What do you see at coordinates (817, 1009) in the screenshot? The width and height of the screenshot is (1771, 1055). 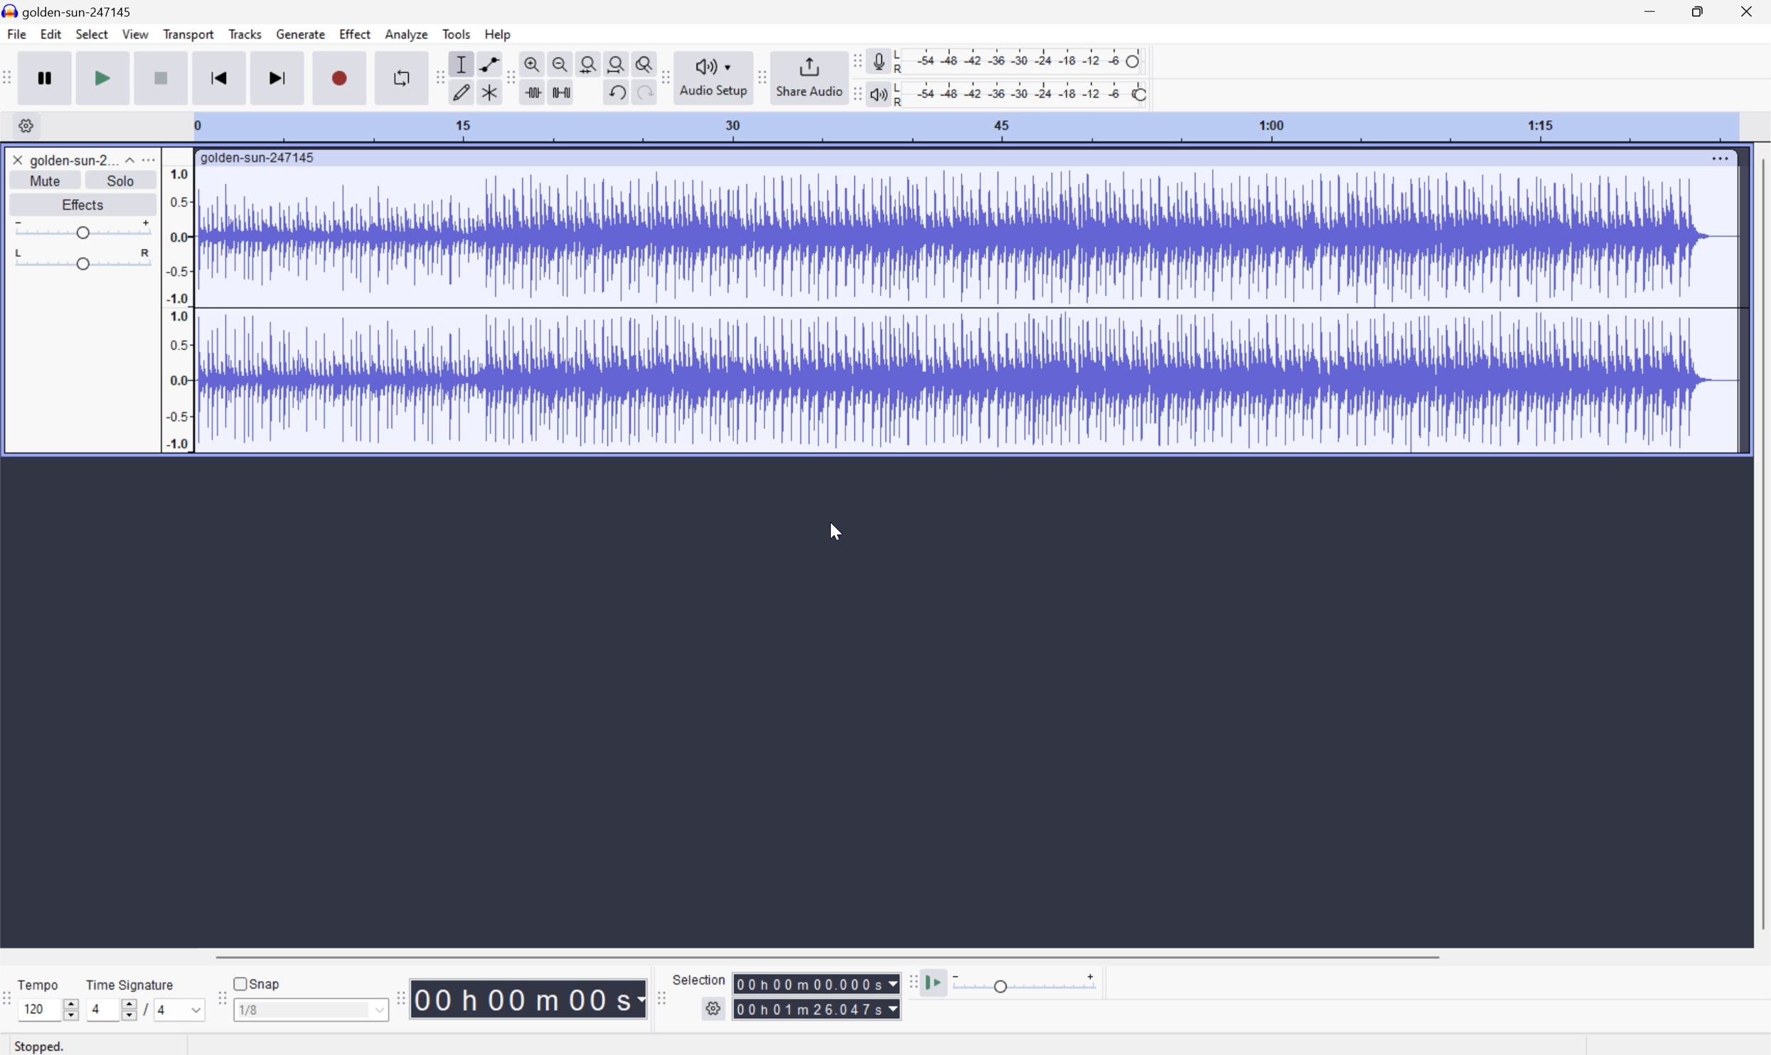 I see `Selection` at bounding box center [817, 1009].